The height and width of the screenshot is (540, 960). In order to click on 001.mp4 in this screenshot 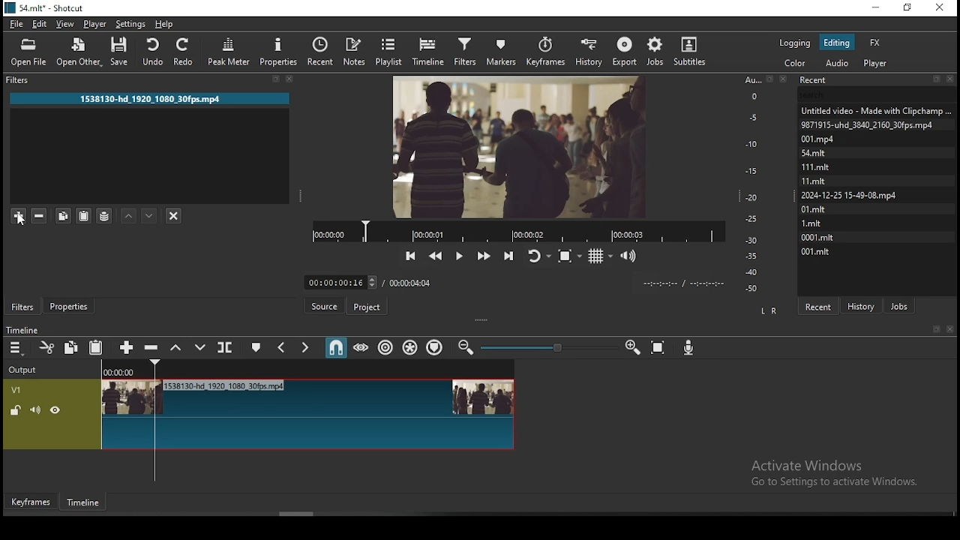, I will do `click(834, 139)`.